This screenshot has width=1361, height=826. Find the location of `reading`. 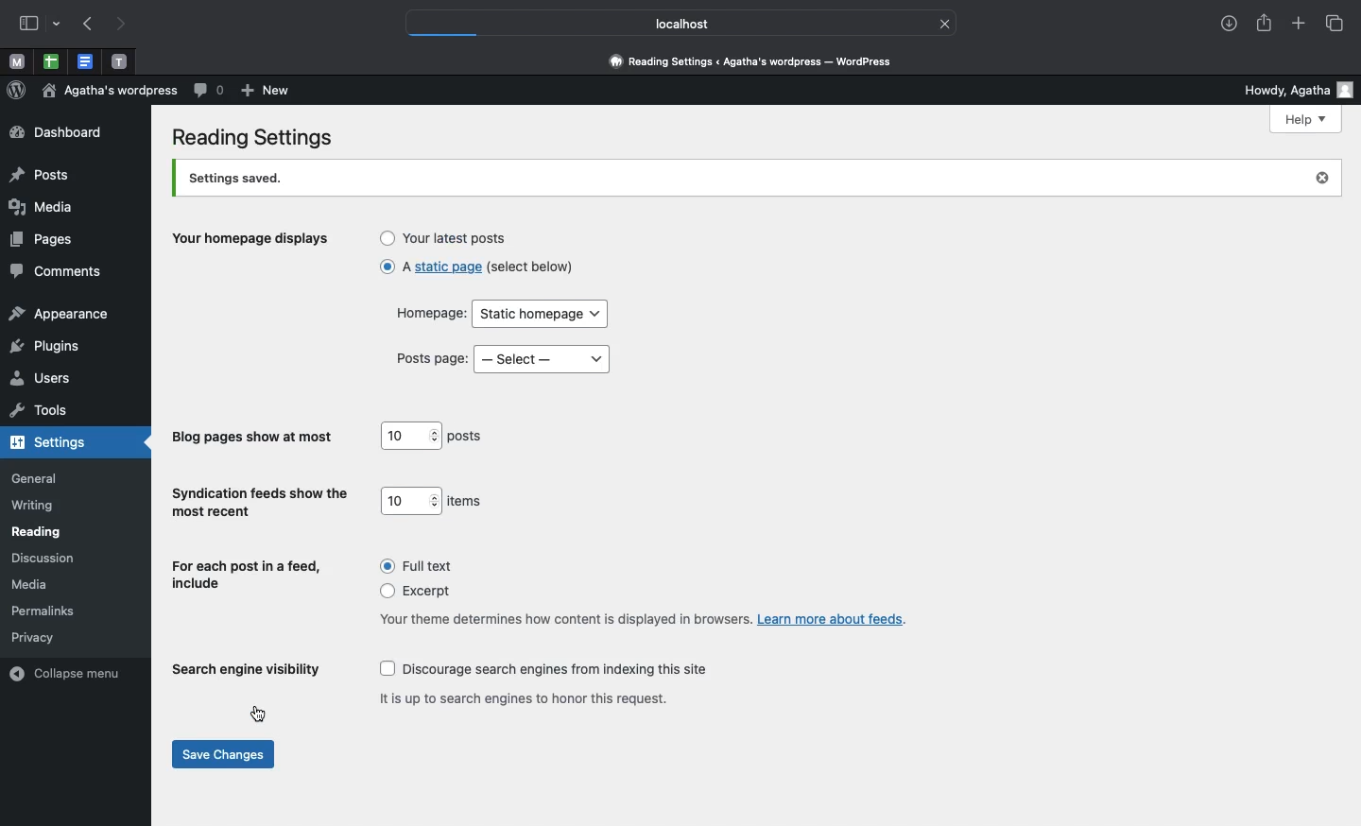

reading is located at coordinates (38, 532).